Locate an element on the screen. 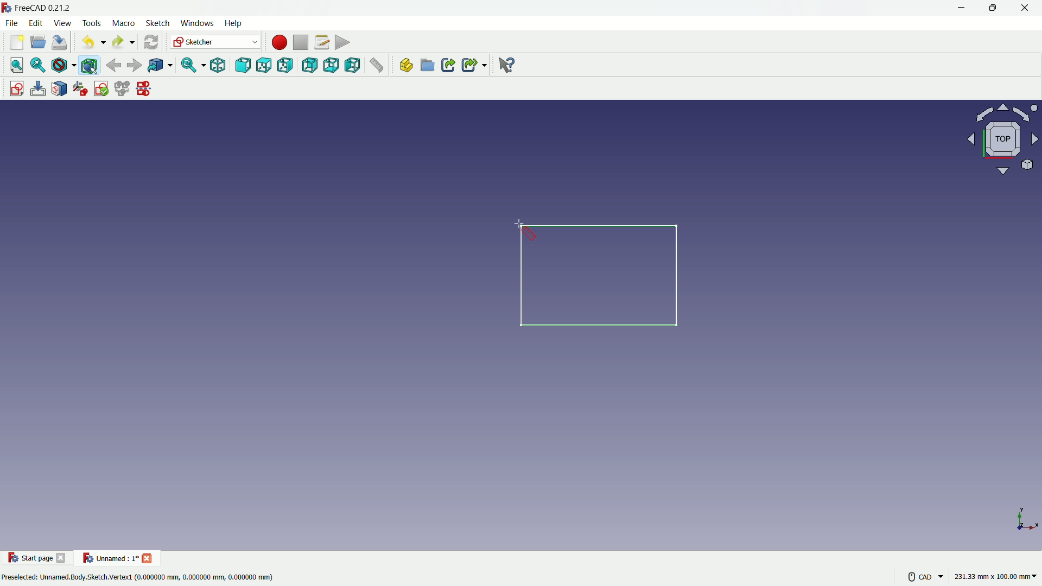 Image resolution: width=1042 pixels, height=586 pixels. back view is located at coordinates (309, 65).